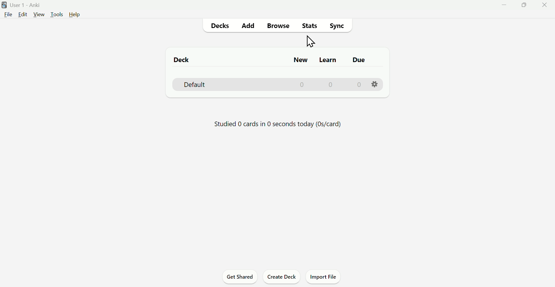 The height and width of the screenshot is (287, 555). What do you see at coordinates (357, 60) in the screenshot?
I see `Due` at bounding box center [357, 60].